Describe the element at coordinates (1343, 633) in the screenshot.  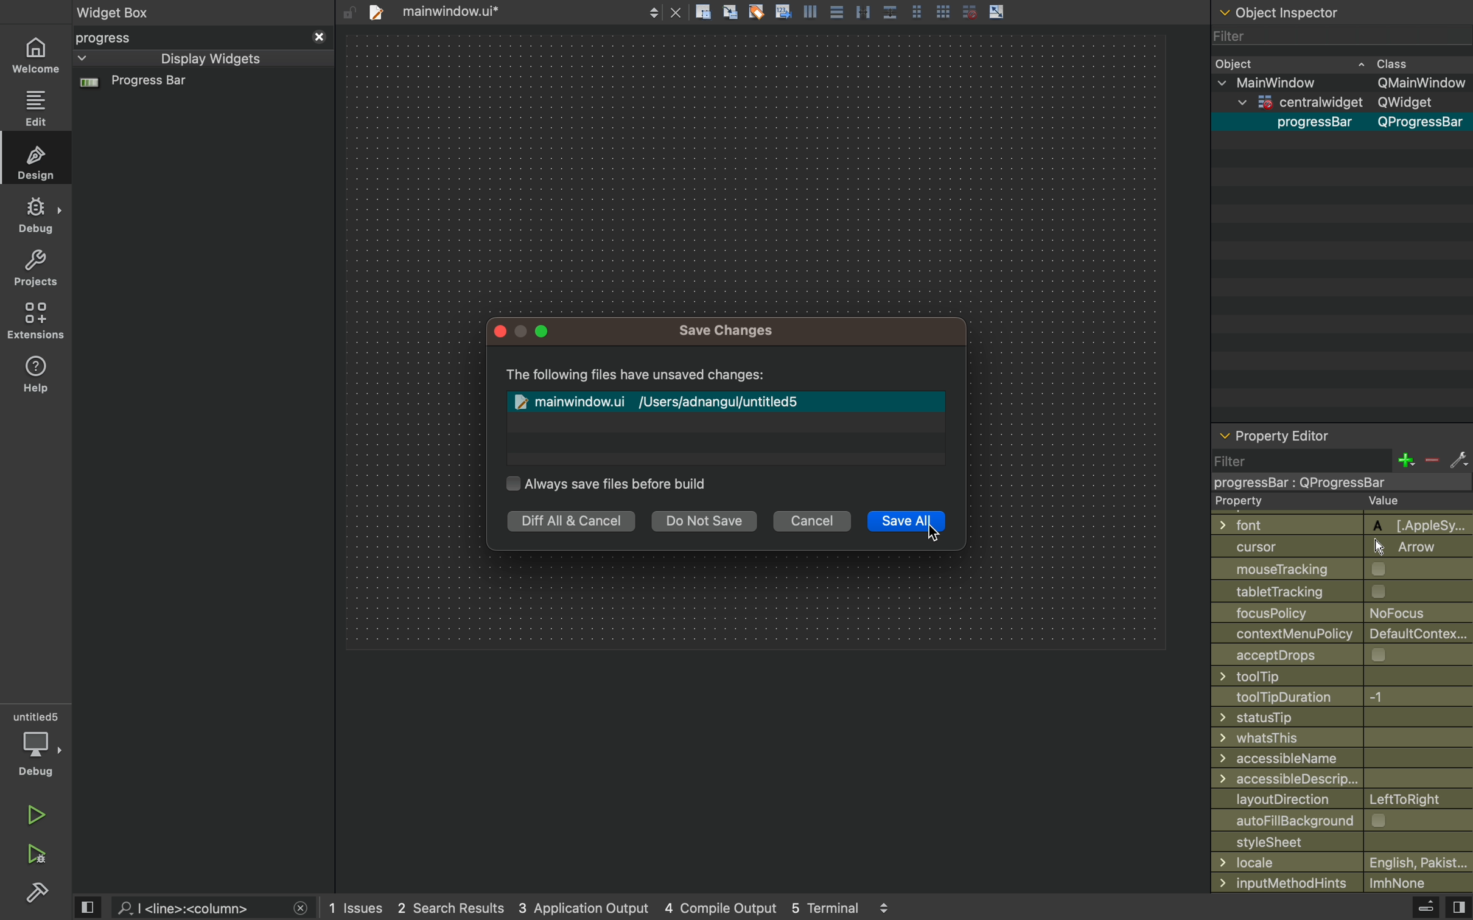
I see `contextmenupolicy` at that location.